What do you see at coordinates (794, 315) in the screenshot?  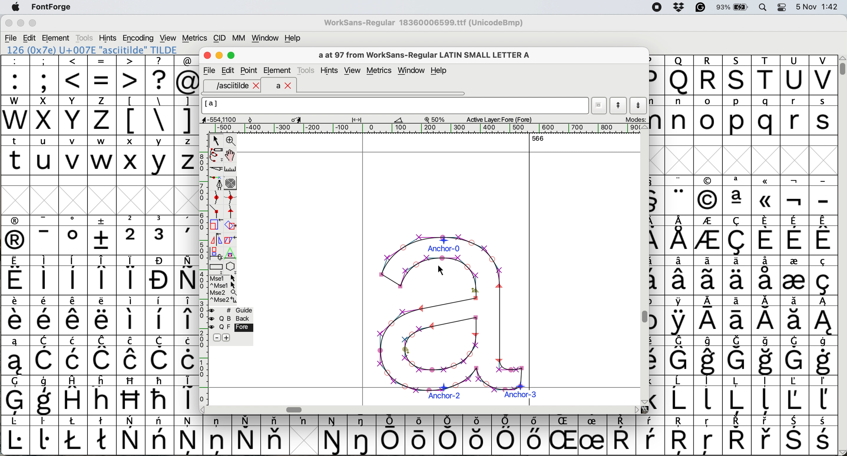 I see `symbol` at bounding box center [794, 315].